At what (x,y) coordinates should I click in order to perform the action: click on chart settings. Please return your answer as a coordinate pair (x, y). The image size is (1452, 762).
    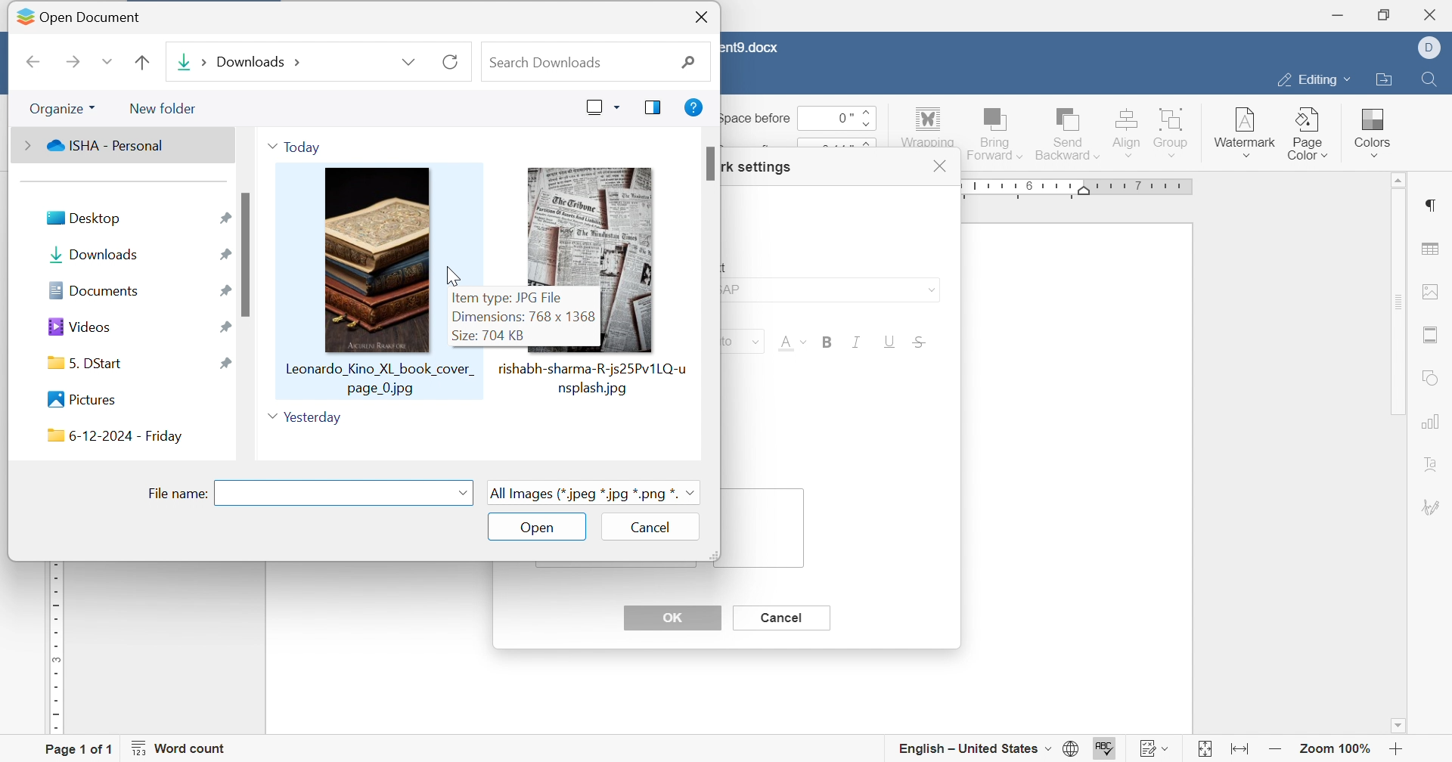
    Looking at the image, I should click on (1430, 421).